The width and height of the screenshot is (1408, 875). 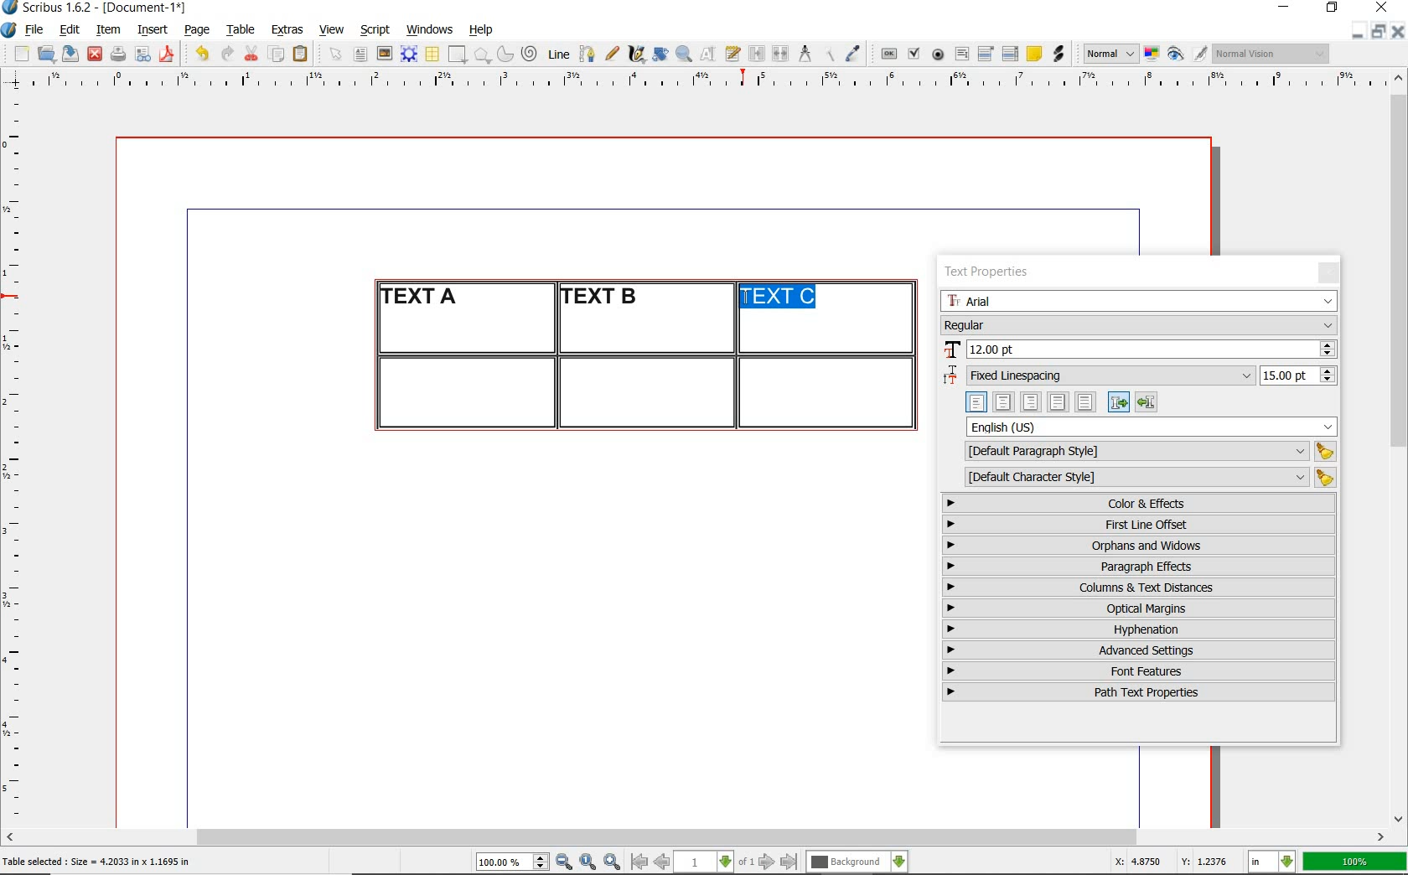 What do you see at coordinates (1145, 478) in the screenshot?
I see `default character style` at bounding box center [1145, 478].